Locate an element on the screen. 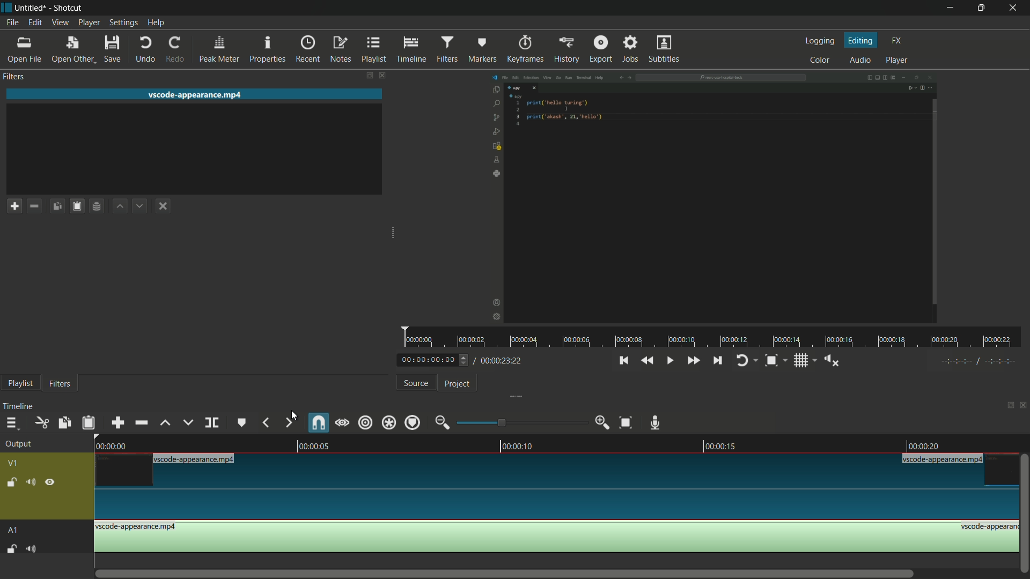  snap is located at coordinates (320, 422).